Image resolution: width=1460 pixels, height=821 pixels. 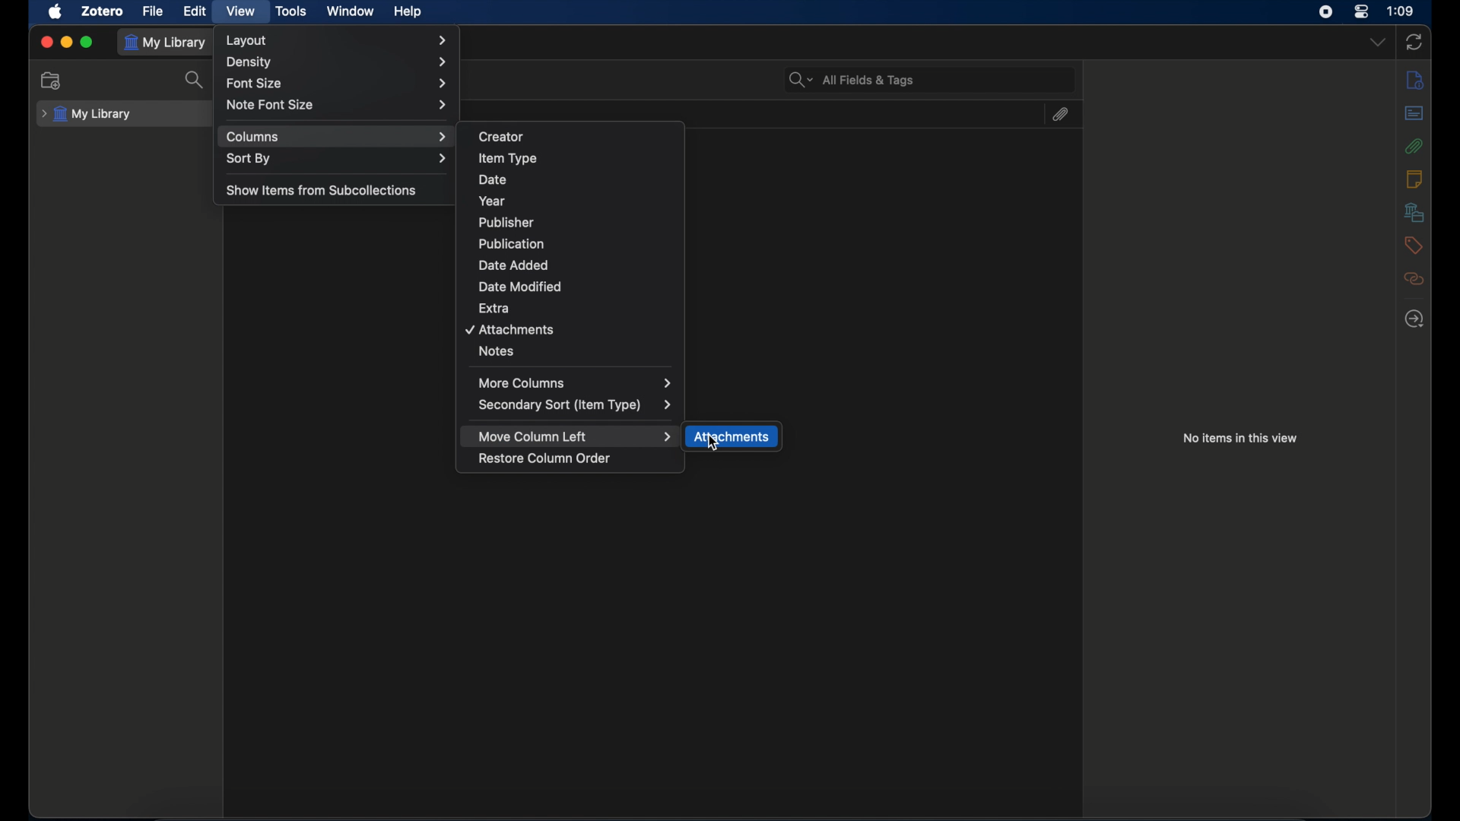 What do you see at coordinates (338, 105) in the screenshot?
I see `note font size` at bounding box center [338, 105].